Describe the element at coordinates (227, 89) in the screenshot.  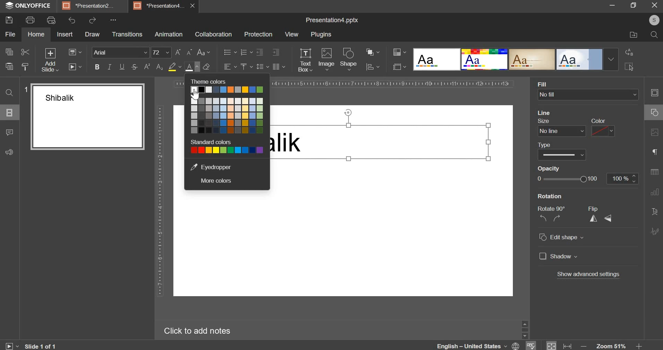
I see `recently used text colors` at that location.